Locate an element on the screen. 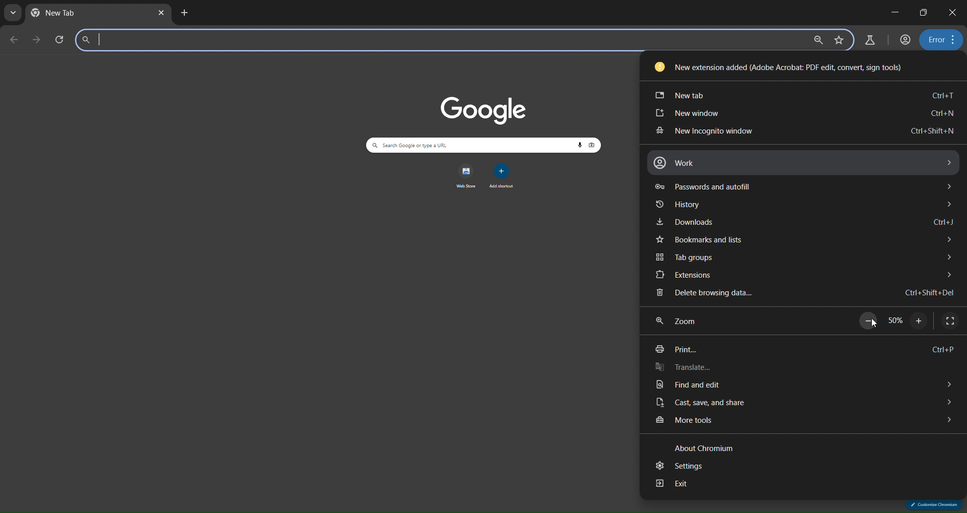 The width and height of the screenshot is (967, 513). zoom out is located at coordinates (870, 320).